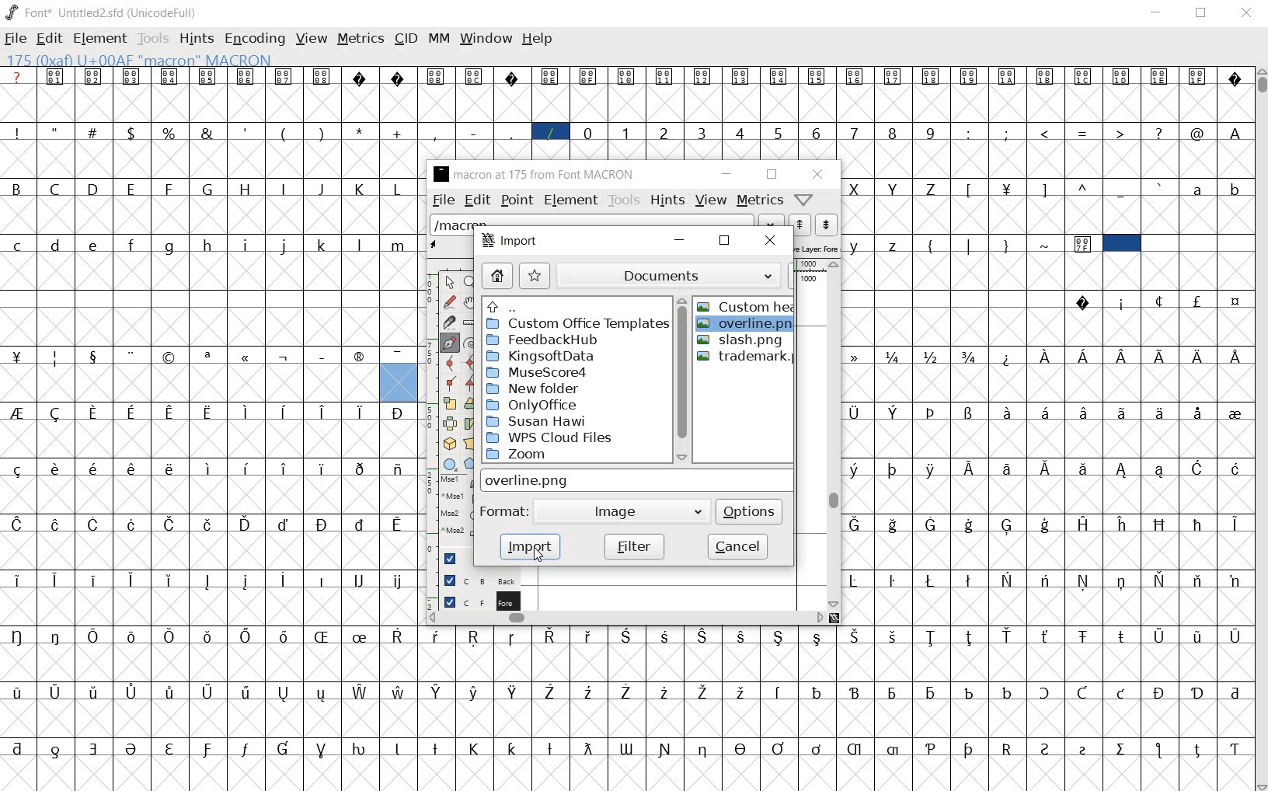 Image resolution: width=1268 pixels, height=791 pixels. Describe the element at coordinates (538, 39) in the screenshot. I see `Help` at that location.